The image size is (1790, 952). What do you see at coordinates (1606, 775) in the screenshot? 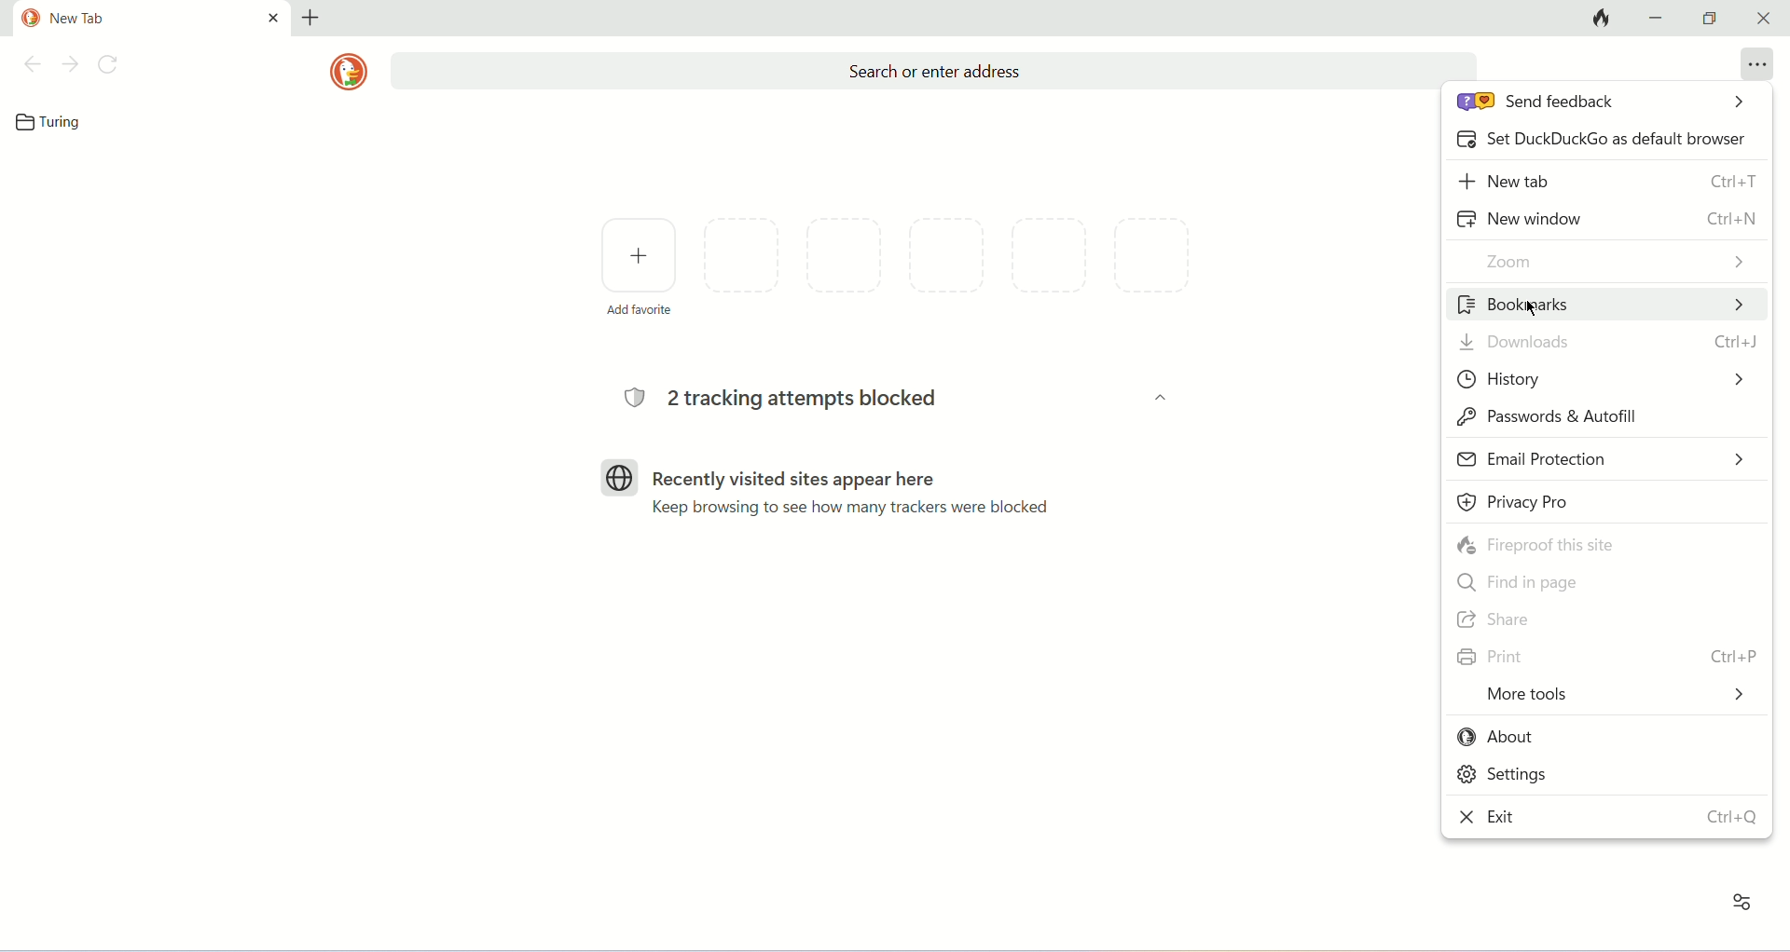
I see `settings` at bounding box center [1606, 775].